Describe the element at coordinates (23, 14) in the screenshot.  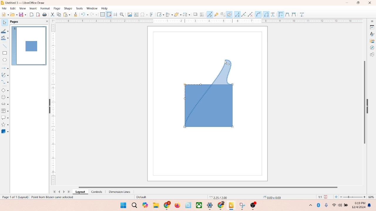
I see `save` at that location.